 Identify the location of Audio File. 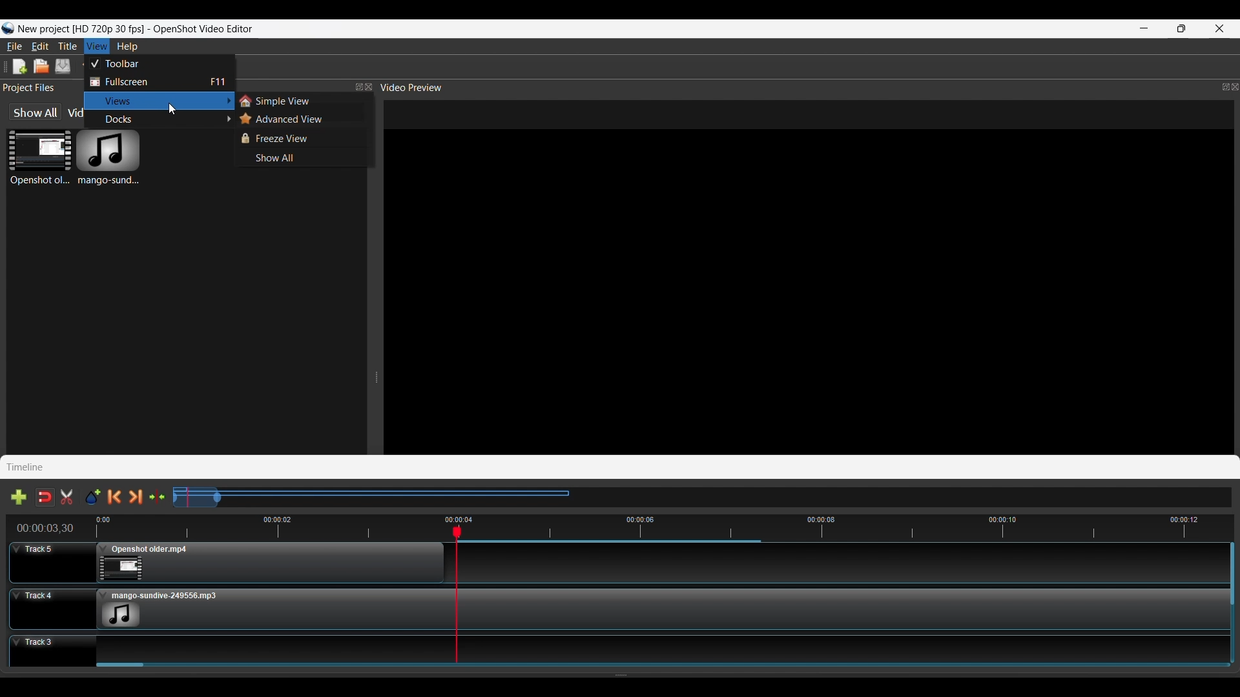
(108, 157).